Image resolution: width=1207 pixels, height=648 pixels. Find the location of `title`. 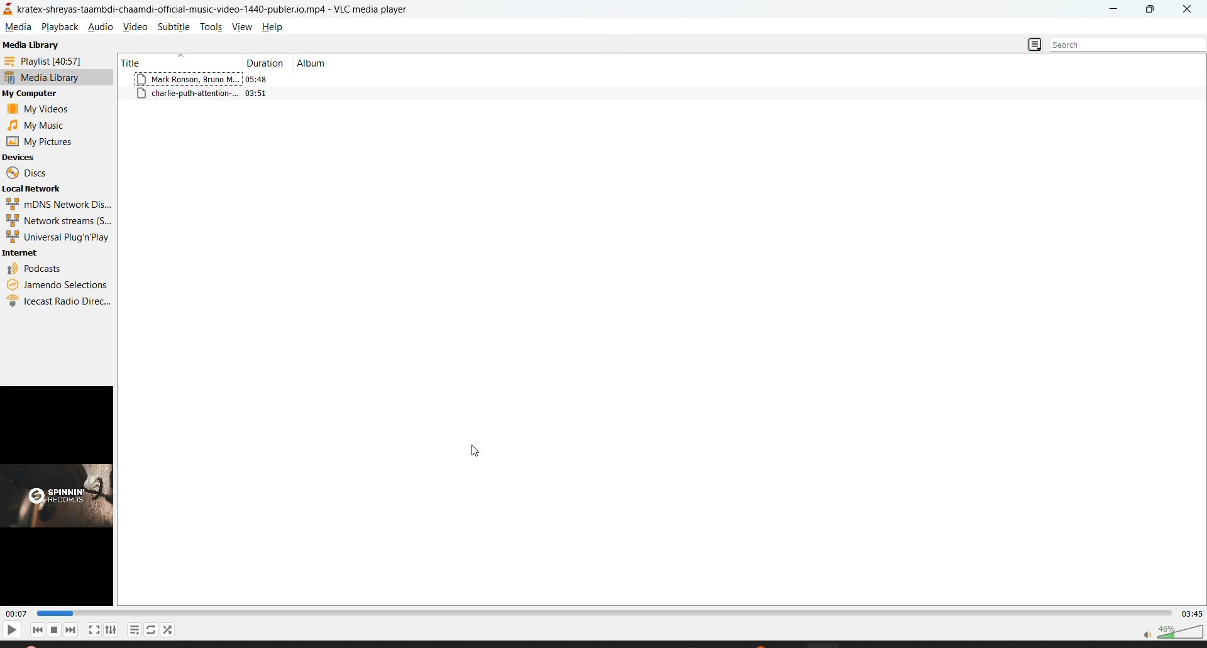

title is located at coordinates (136, 62).